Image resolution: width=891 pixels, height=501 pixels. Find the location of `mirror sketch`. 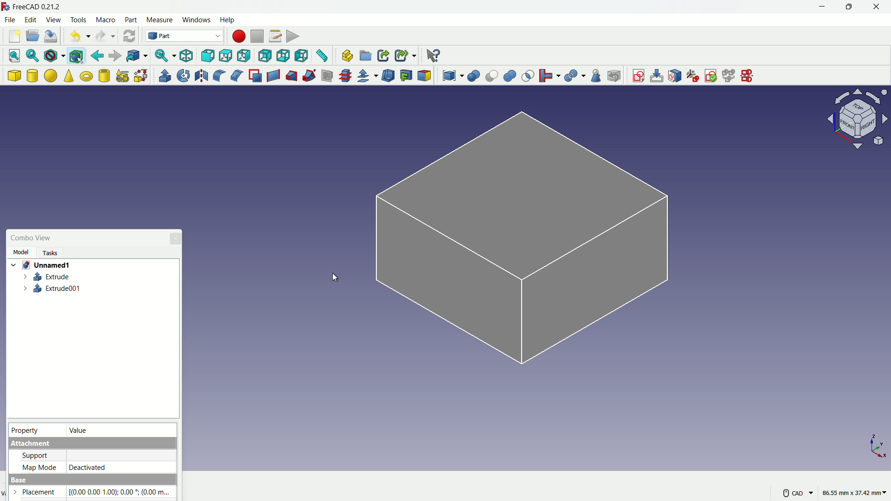

mirror sketch is located at coordinates (750, 75).